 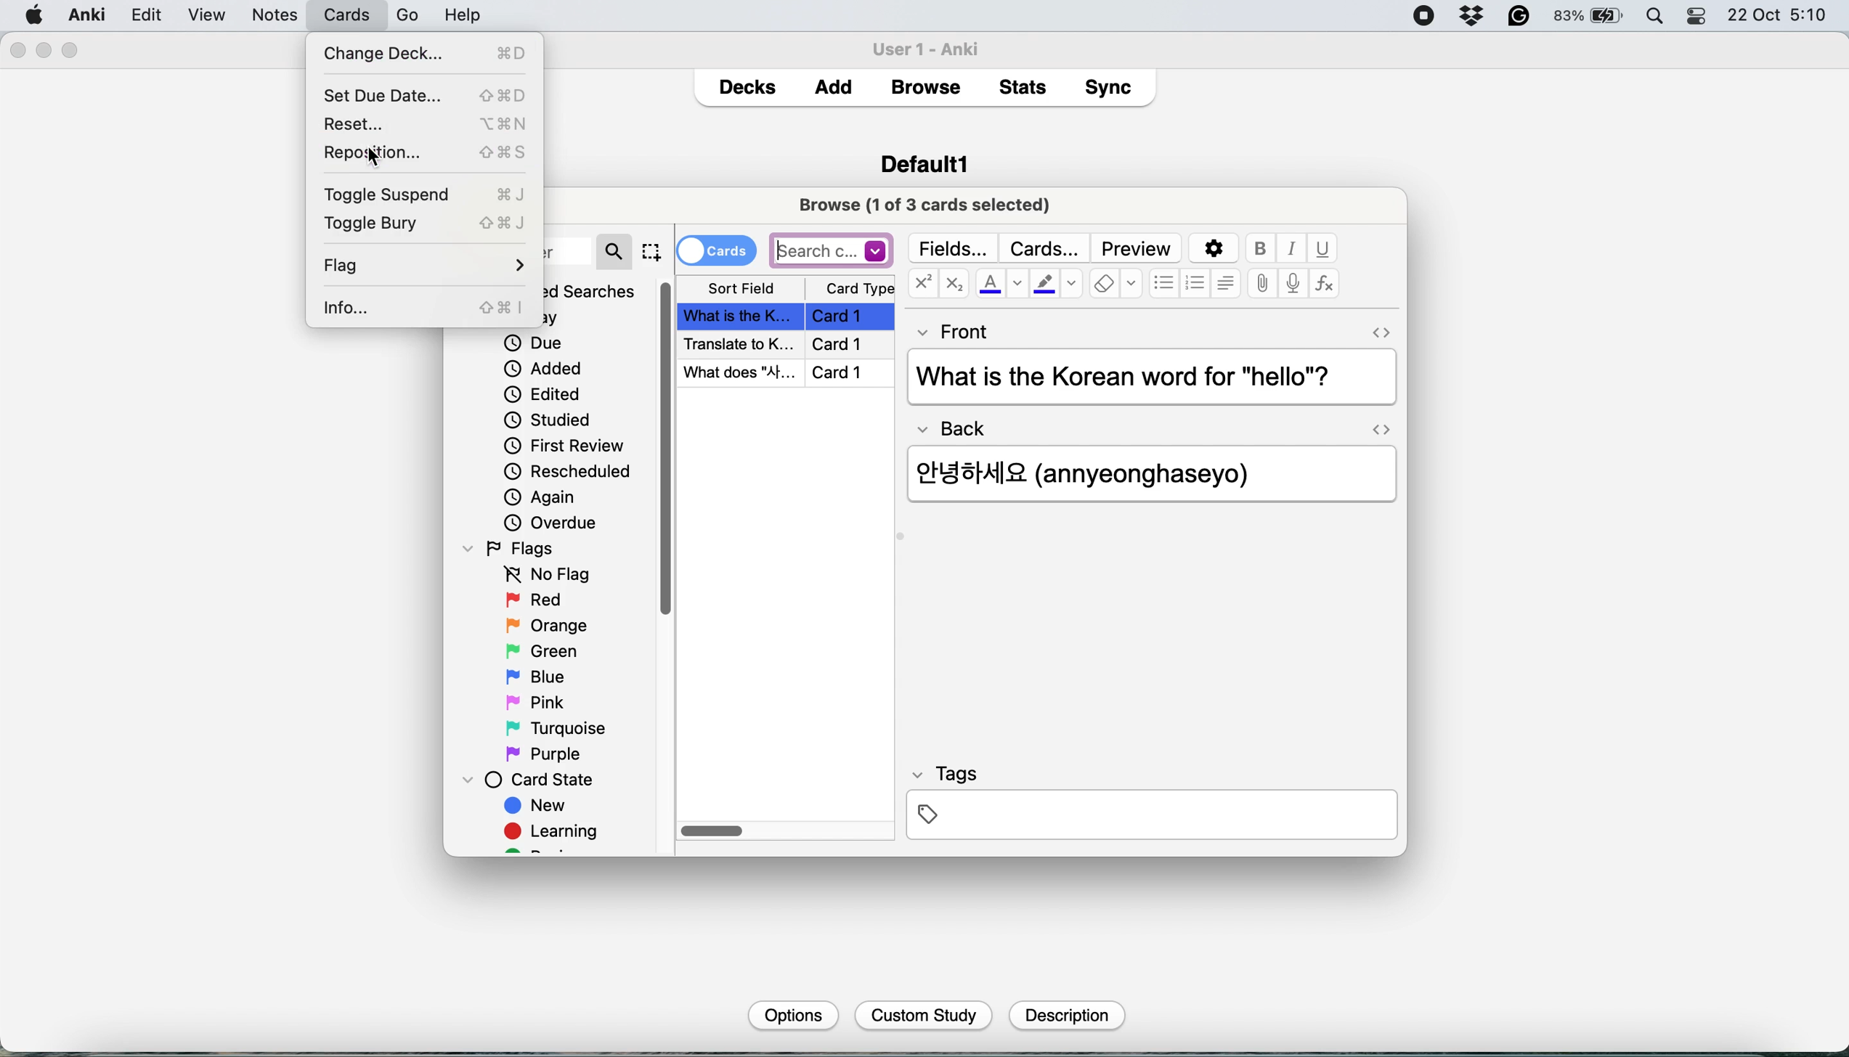 What do you see at coordinates (934, 46) in the screenshot?
I see `user 1 - Anki` at bounding box center [934, 46].